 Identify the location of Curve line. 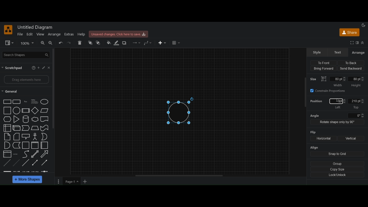
(26, 154).